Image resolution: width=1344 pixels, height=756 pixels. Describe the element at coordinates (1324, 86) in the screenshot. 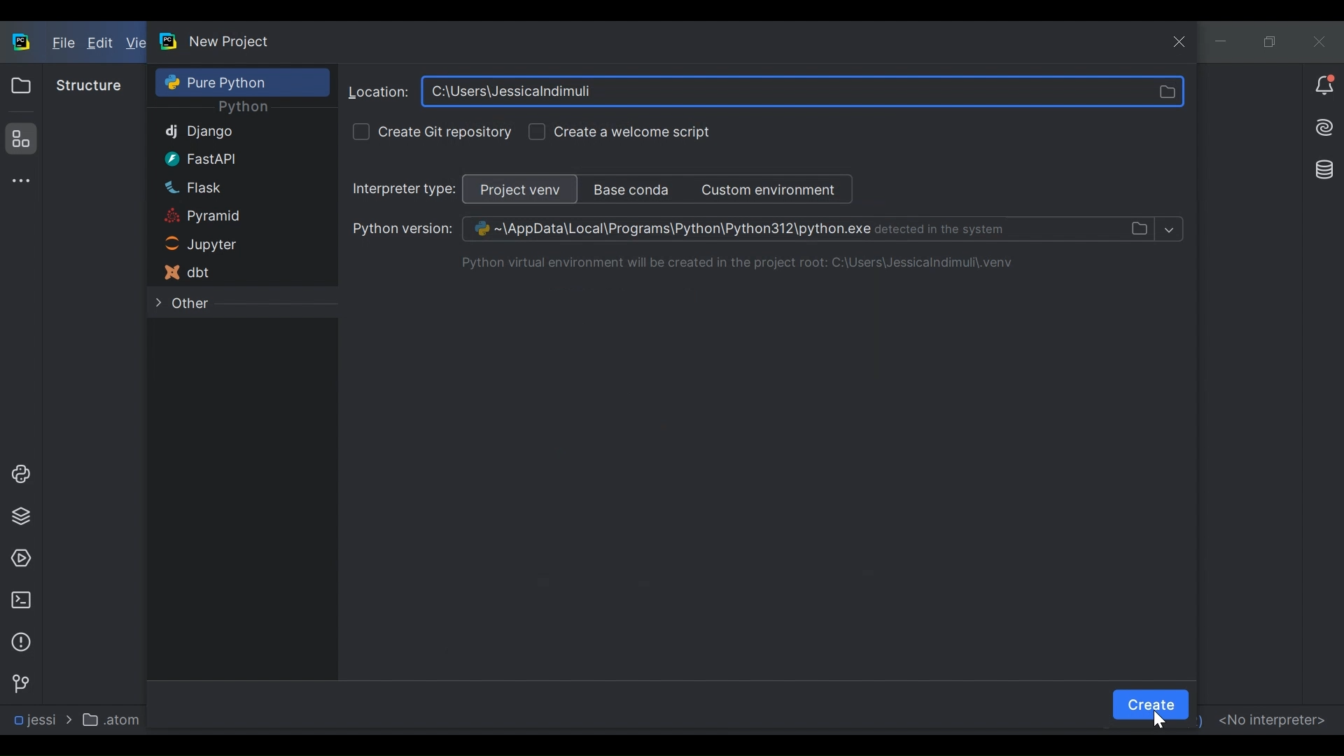

I see `Notiication` at that location.